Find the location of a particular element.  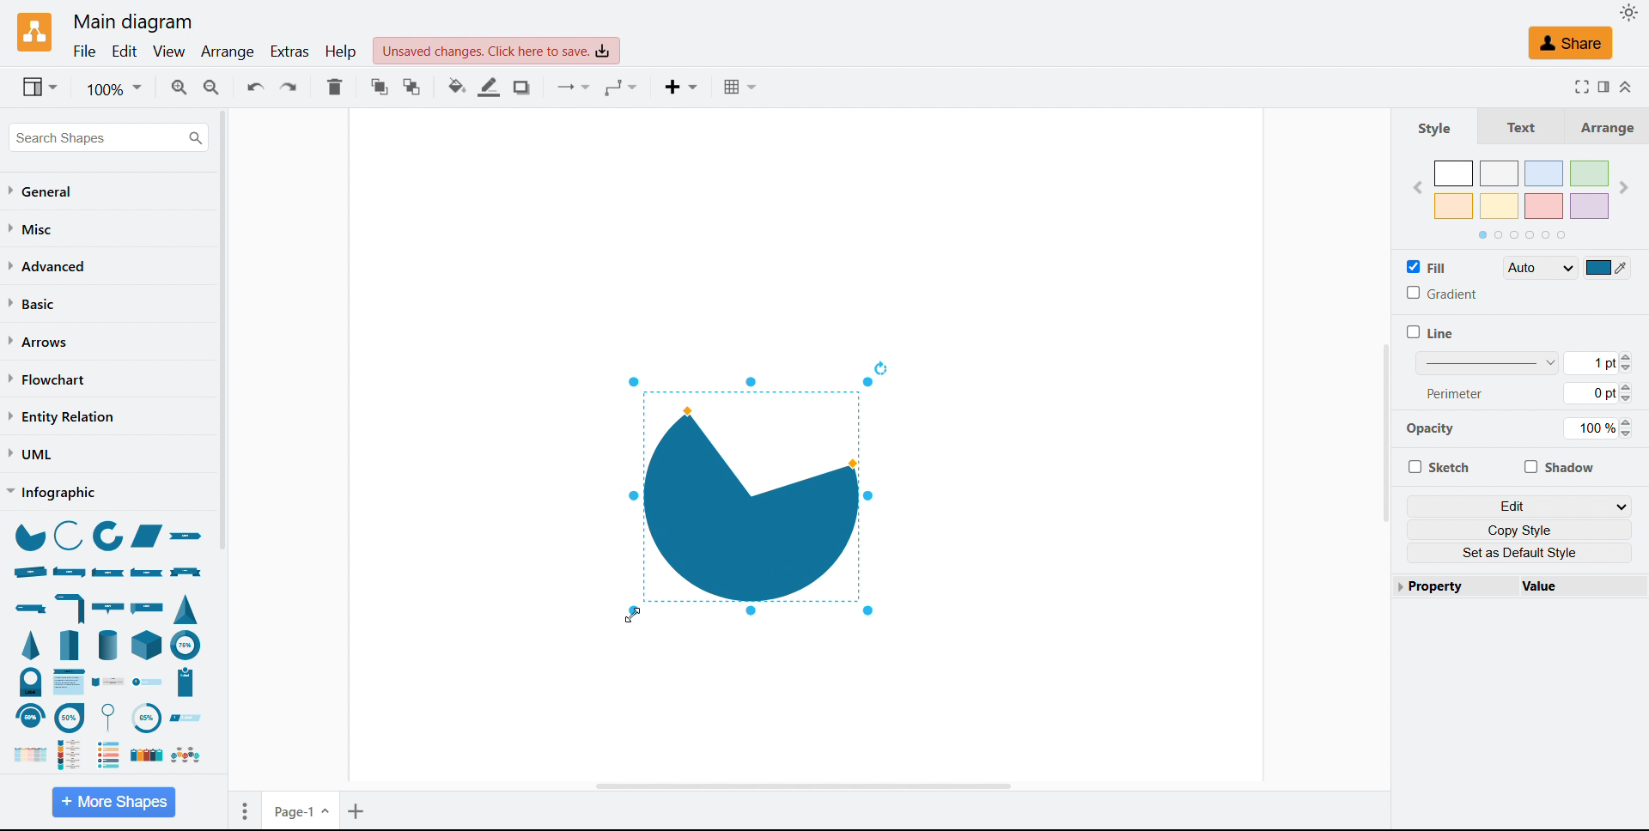

Line colour  is located at coordinates (490, 87).